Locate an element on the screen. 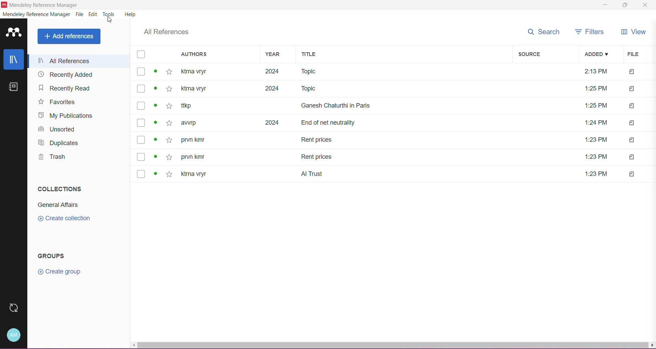 The height and width of the screenshot is (349, 656). Added is located at coordinates (598, 54).